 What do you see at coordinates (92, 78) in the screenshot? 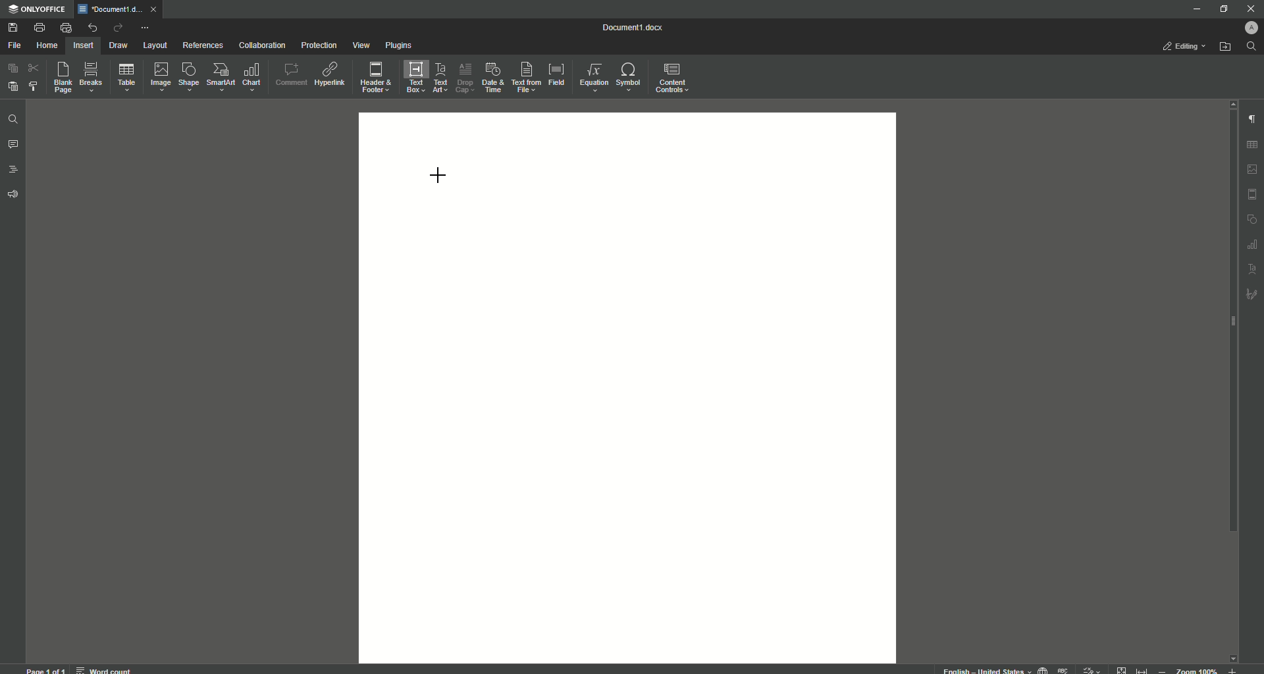
I see `Breaks` at bounding box center [92, 78].